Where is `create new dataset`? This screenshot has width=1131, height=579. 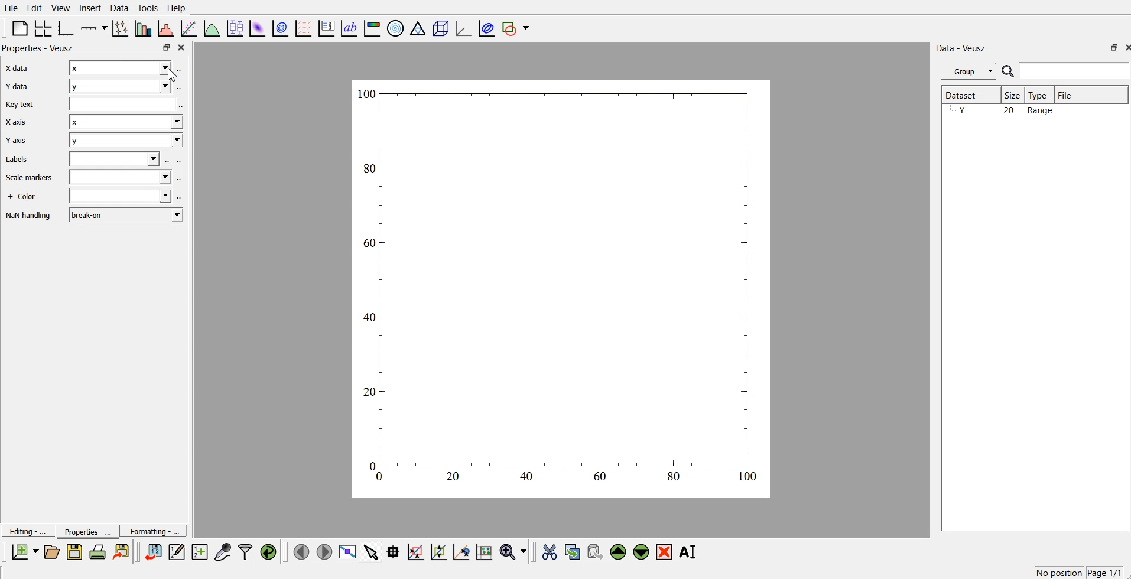
create new dataset is located at coordinates (199, 550).